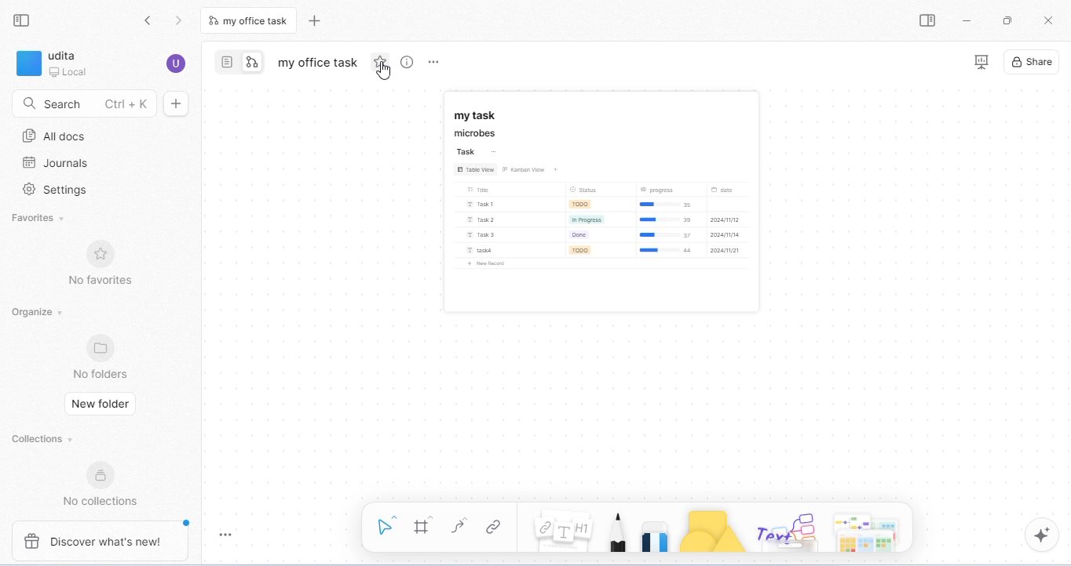 Image resolution: width=1071 pixels, height=566 pixels. Describe the element at coordinates (871, 529) in the screenshot. I see `arrows and more` at that location.